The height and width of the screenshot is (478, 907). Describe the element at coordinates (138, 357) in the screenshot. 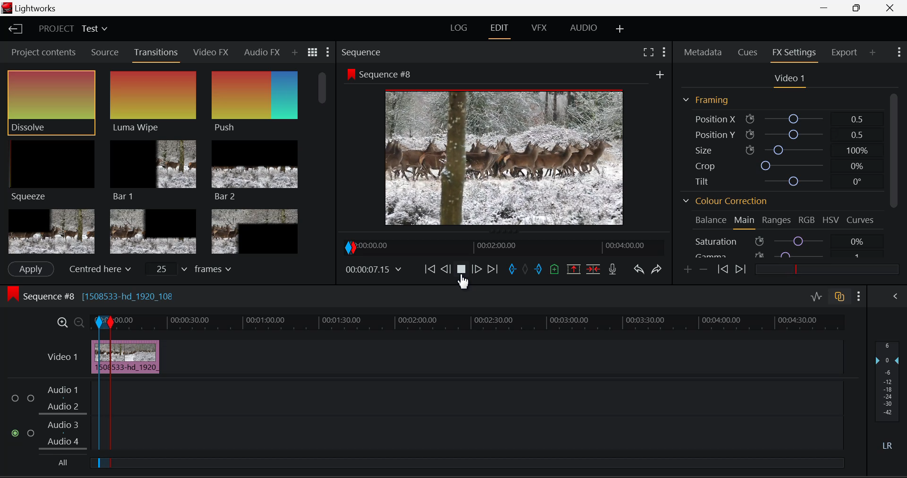

I see `Clip Inserted in Timeline` at that location.